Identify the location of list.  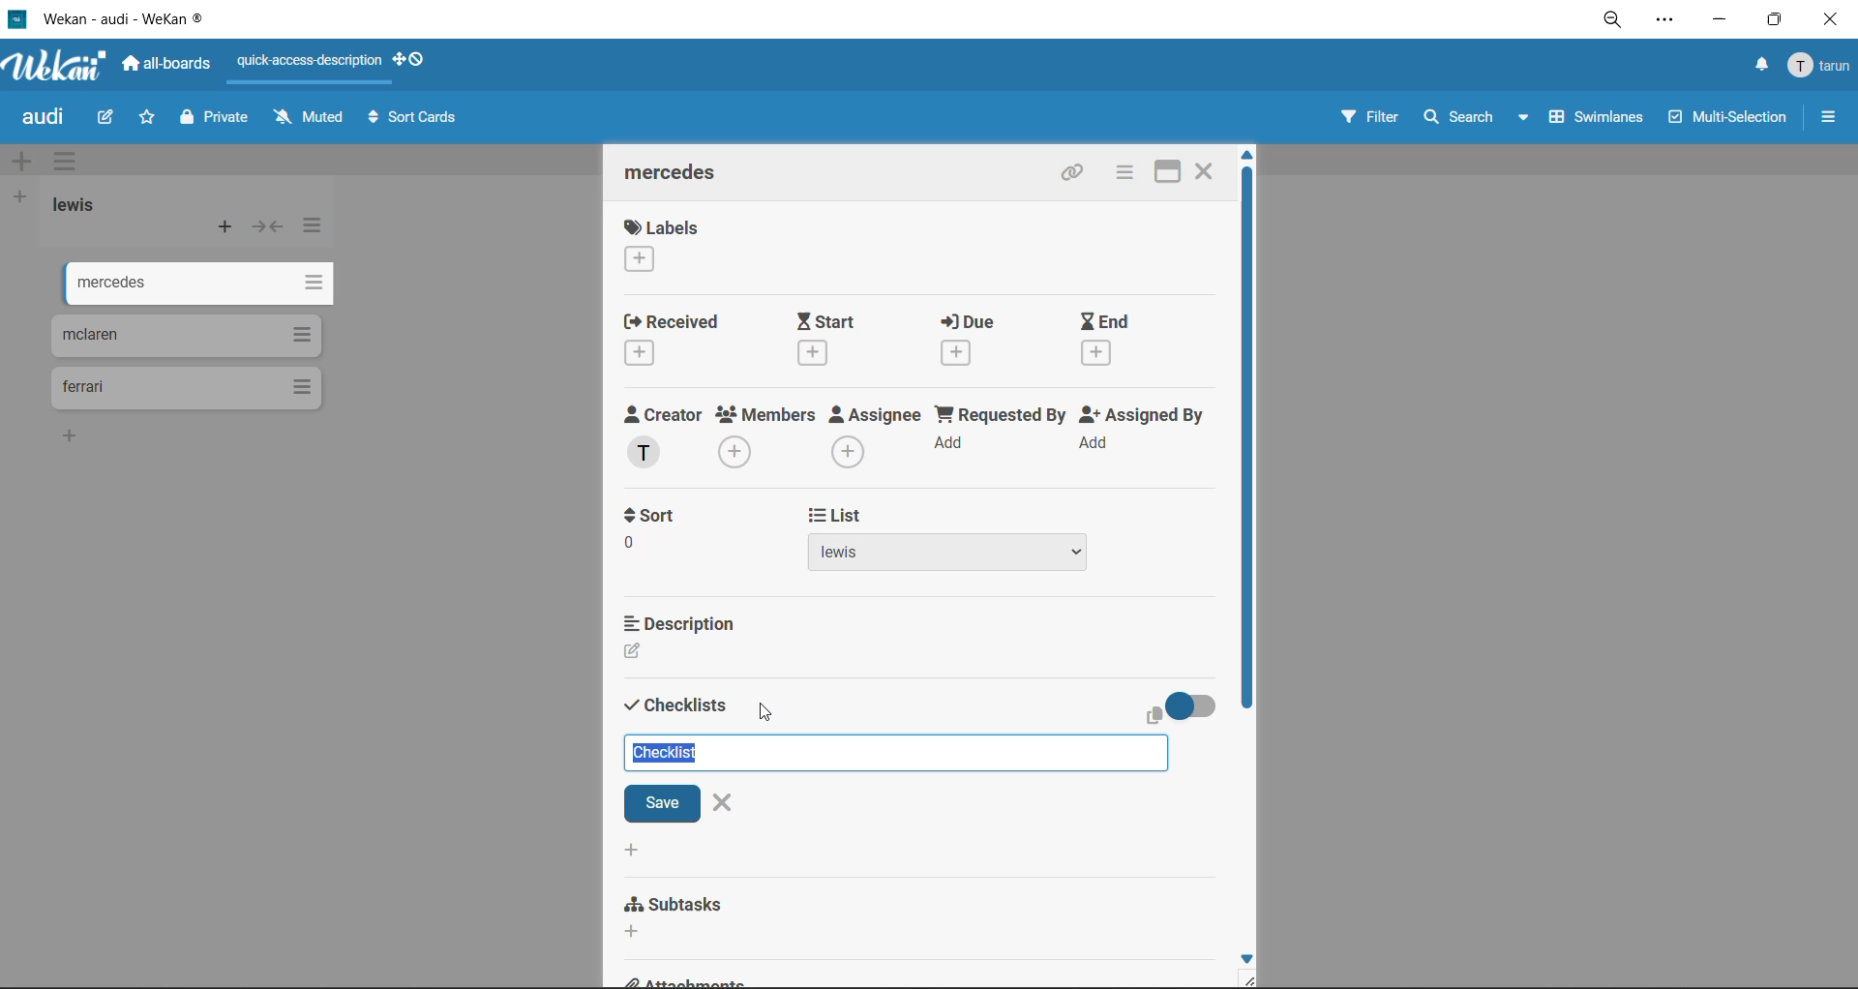
(833, 514).